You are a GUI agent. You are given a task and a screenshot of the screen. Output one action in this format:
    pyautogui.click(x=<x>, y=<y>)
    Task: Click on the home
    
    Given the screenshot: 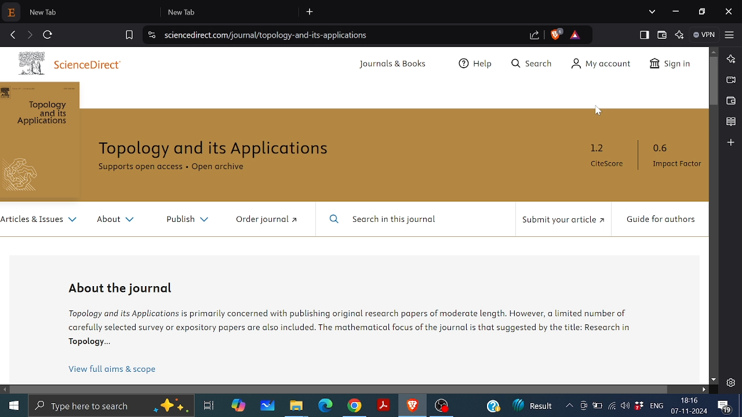 What is the action you would take?
    pyautogui.click(x=14, y=405)
    